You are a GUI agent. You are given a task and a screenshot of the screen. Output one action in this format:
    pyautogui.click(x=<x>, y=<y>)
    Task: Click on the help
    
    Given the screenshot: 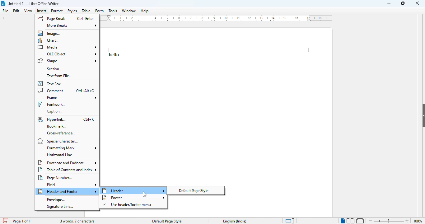 What is the action you would take?
    pyautogui.click(x=145, y=11)
    